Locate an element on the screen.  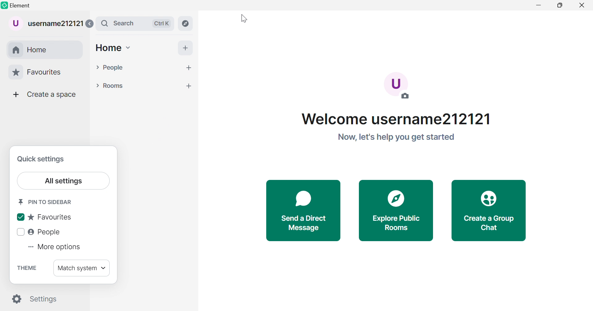
Add a photo so people know it's you. is located at coordinates (398, 87).